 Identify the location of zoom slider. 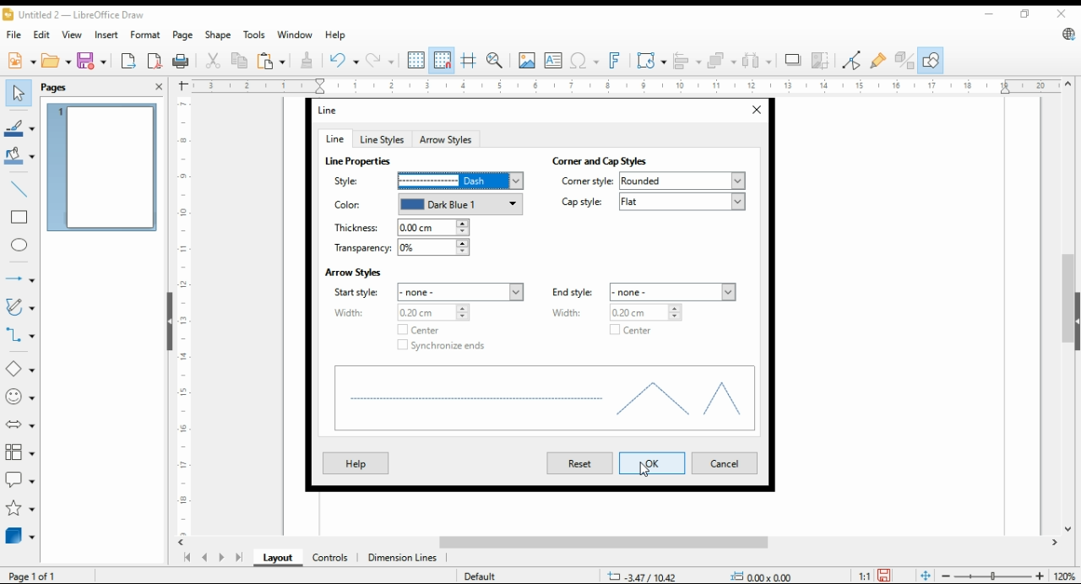
(991, 576).